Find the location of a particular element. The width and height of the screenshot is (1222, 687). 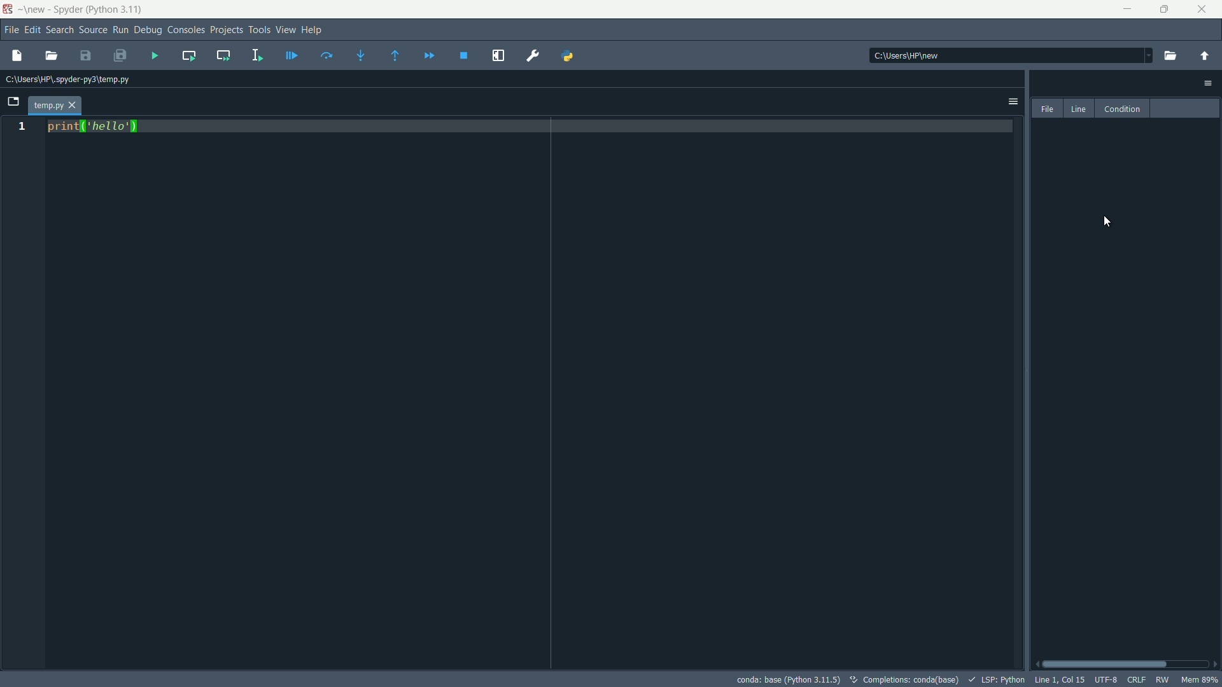

source menu is located at coordinates (93, 30).